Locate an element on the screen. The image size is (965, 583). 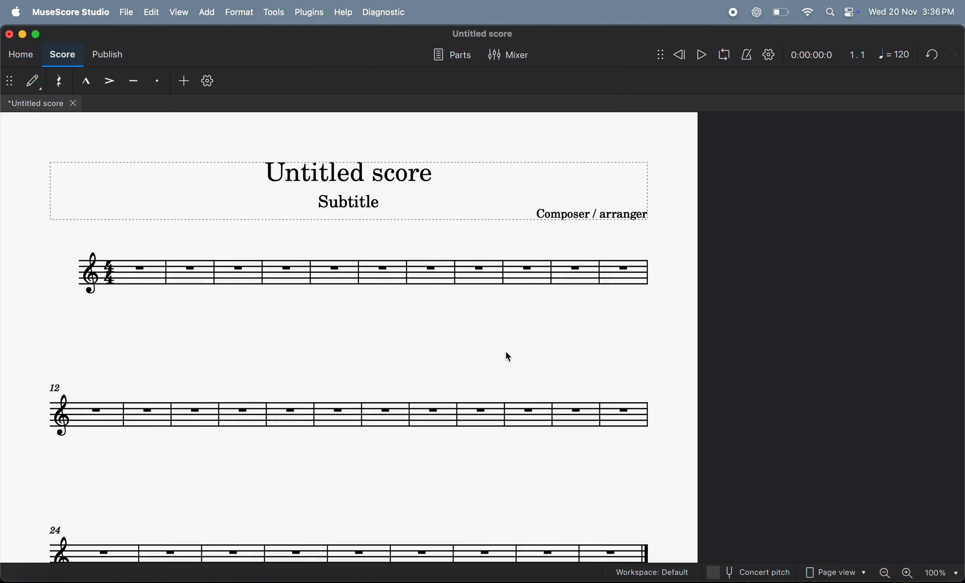
record is located at coordinates (732, 13).